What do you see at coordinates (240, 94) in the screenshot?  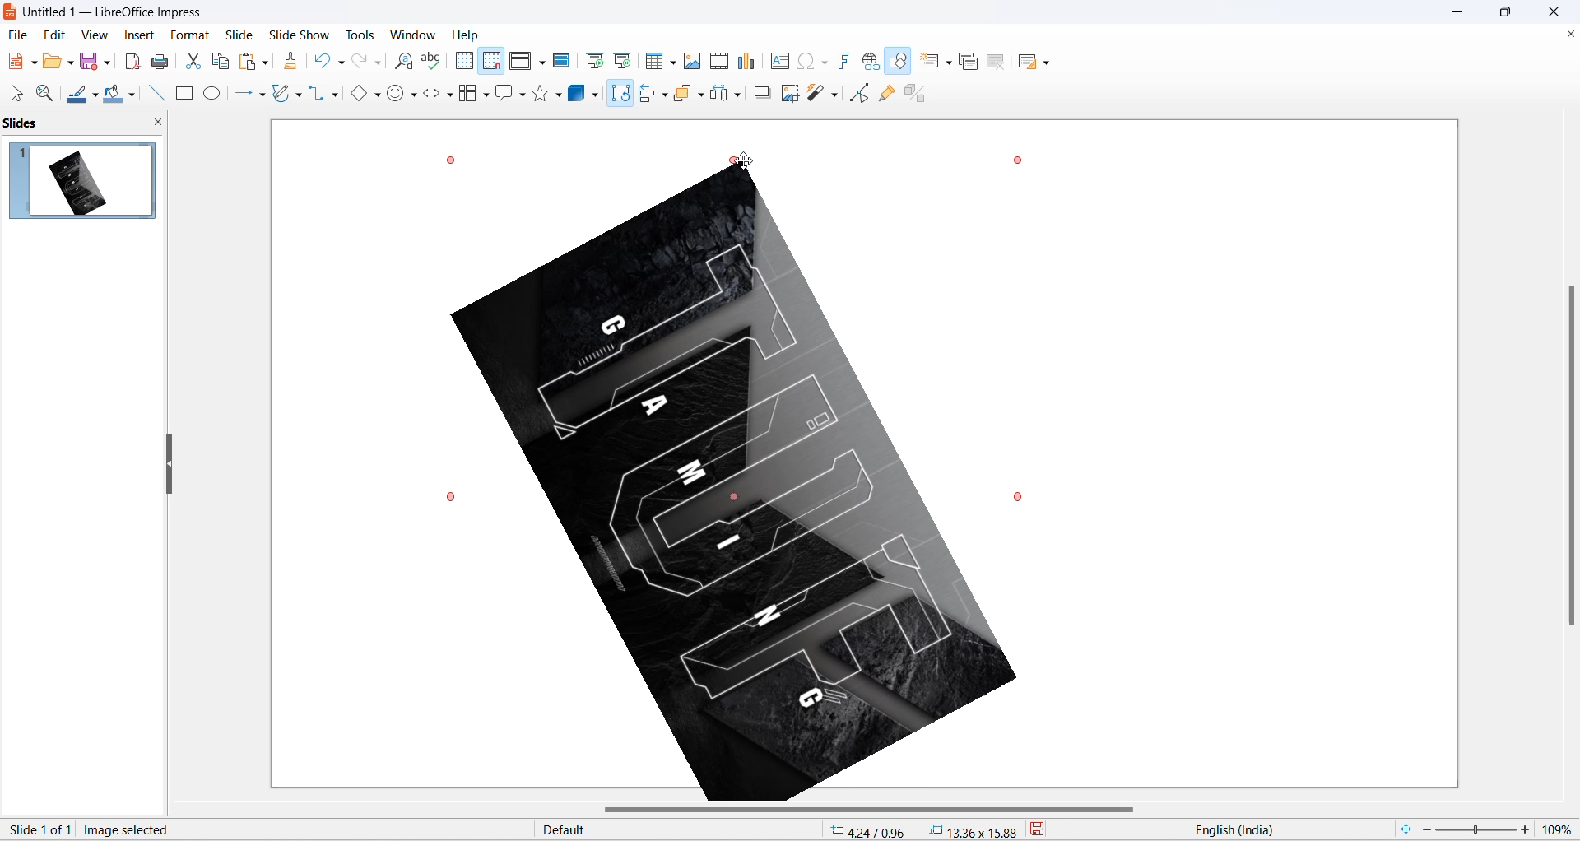 I see `line and arrows` at bounding box center [240, 94].